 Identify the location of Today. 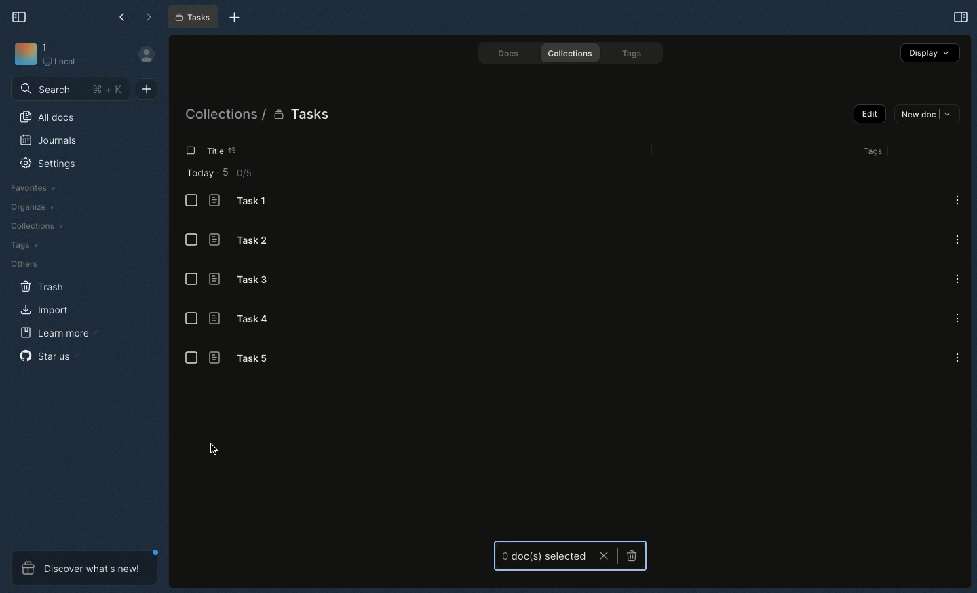
(201, 174).